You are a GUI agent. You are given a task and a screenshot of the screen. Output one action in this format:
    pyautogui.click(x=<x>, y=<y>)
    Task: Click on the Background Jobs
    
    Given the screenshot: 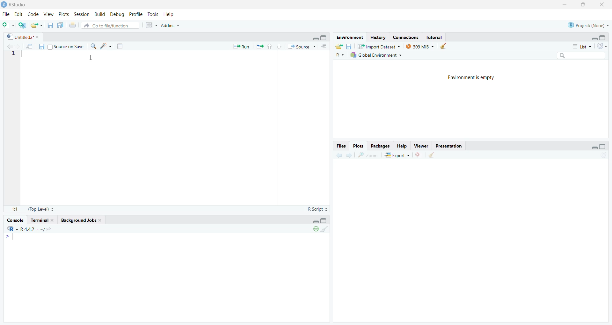 What is the action you would take?
    pyautogui.click(x=79, y=221)
    